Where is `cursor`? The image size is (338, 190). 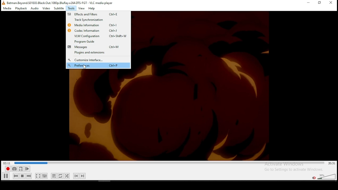 cursor is located at coordinates (85, 67).